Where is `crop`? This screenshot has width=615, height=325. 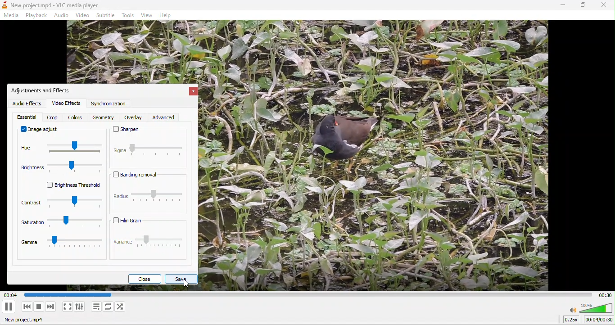 crop is located at coordinates (52, 118).